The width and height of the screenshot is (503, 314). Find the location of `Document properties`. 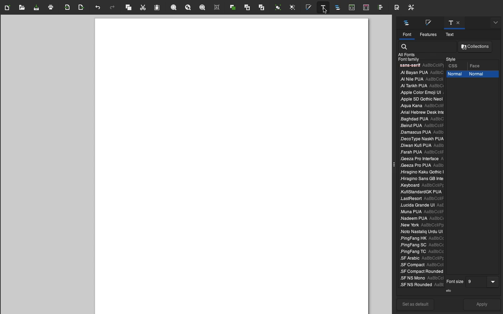

Document properties is located at coordinates (396, 7).